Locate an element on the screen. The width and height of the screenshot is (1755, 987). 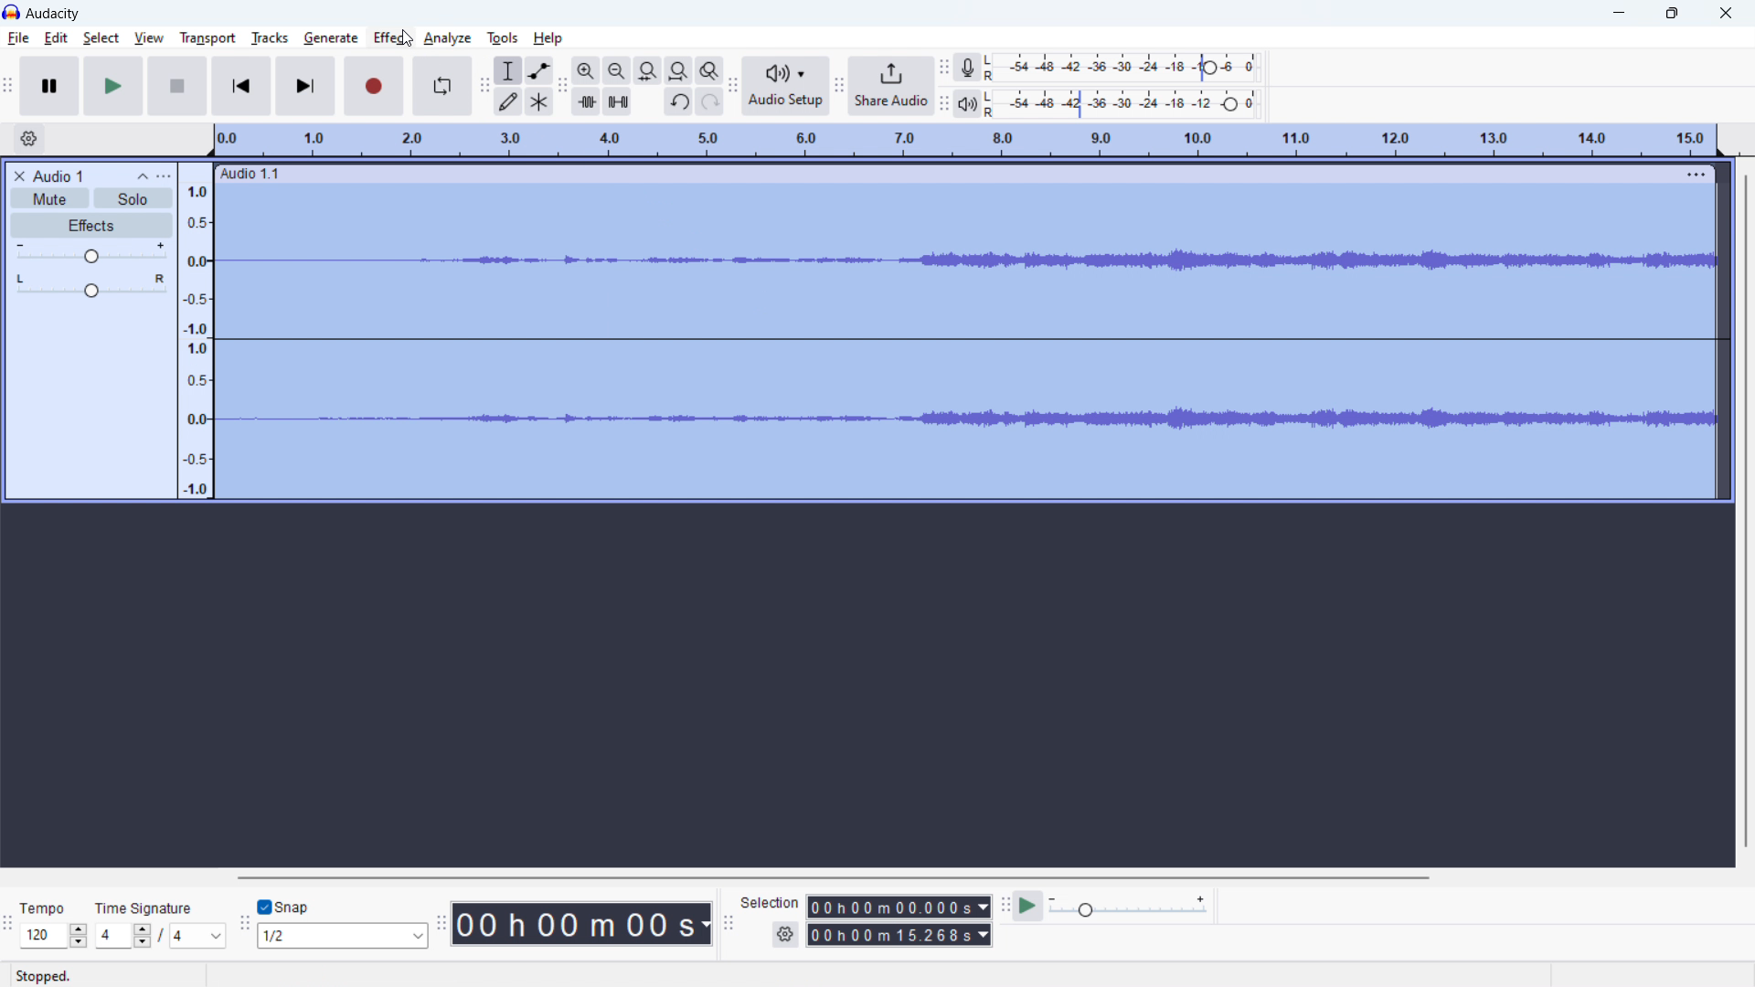
help is located at coordinates (549, 38).